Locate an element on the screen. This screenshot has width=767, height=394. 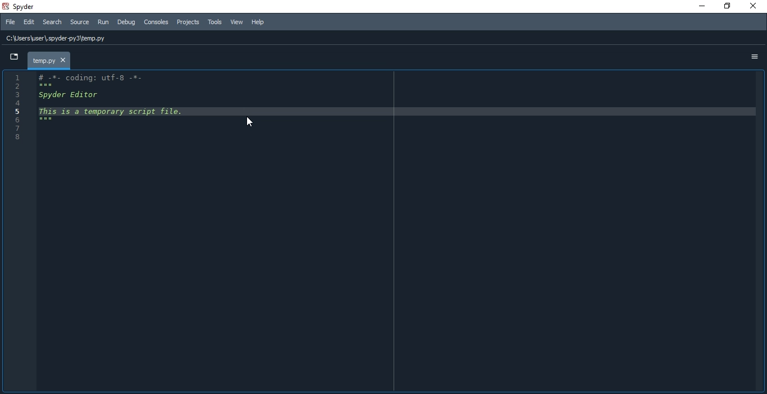
Run is located at coordinates (103, 22).